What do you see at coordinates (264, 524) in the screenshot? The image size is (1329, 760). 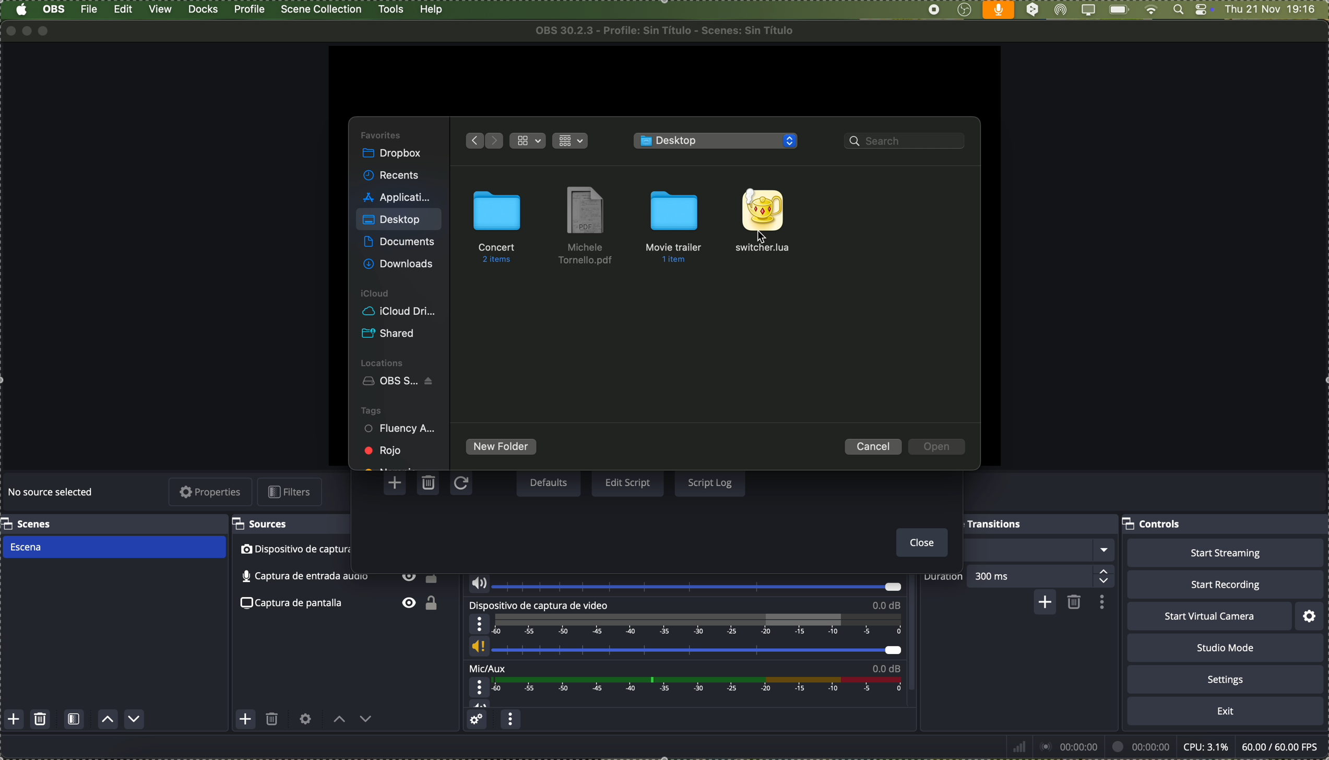 I see `sources` at bounding box center [264, 524].